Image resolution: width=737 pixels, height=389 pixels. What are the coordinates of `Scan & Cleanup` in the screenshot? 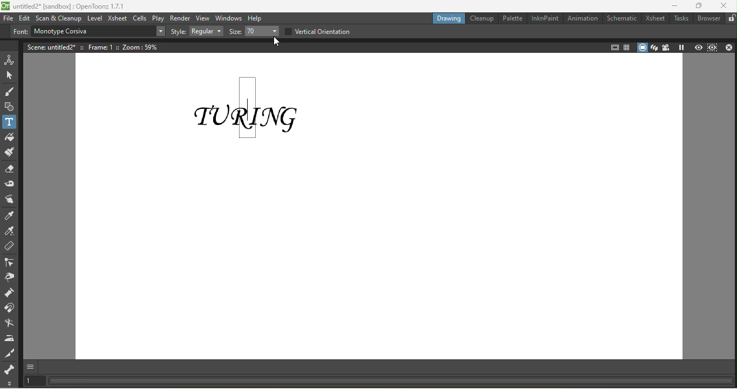 It's located at (59, 17).